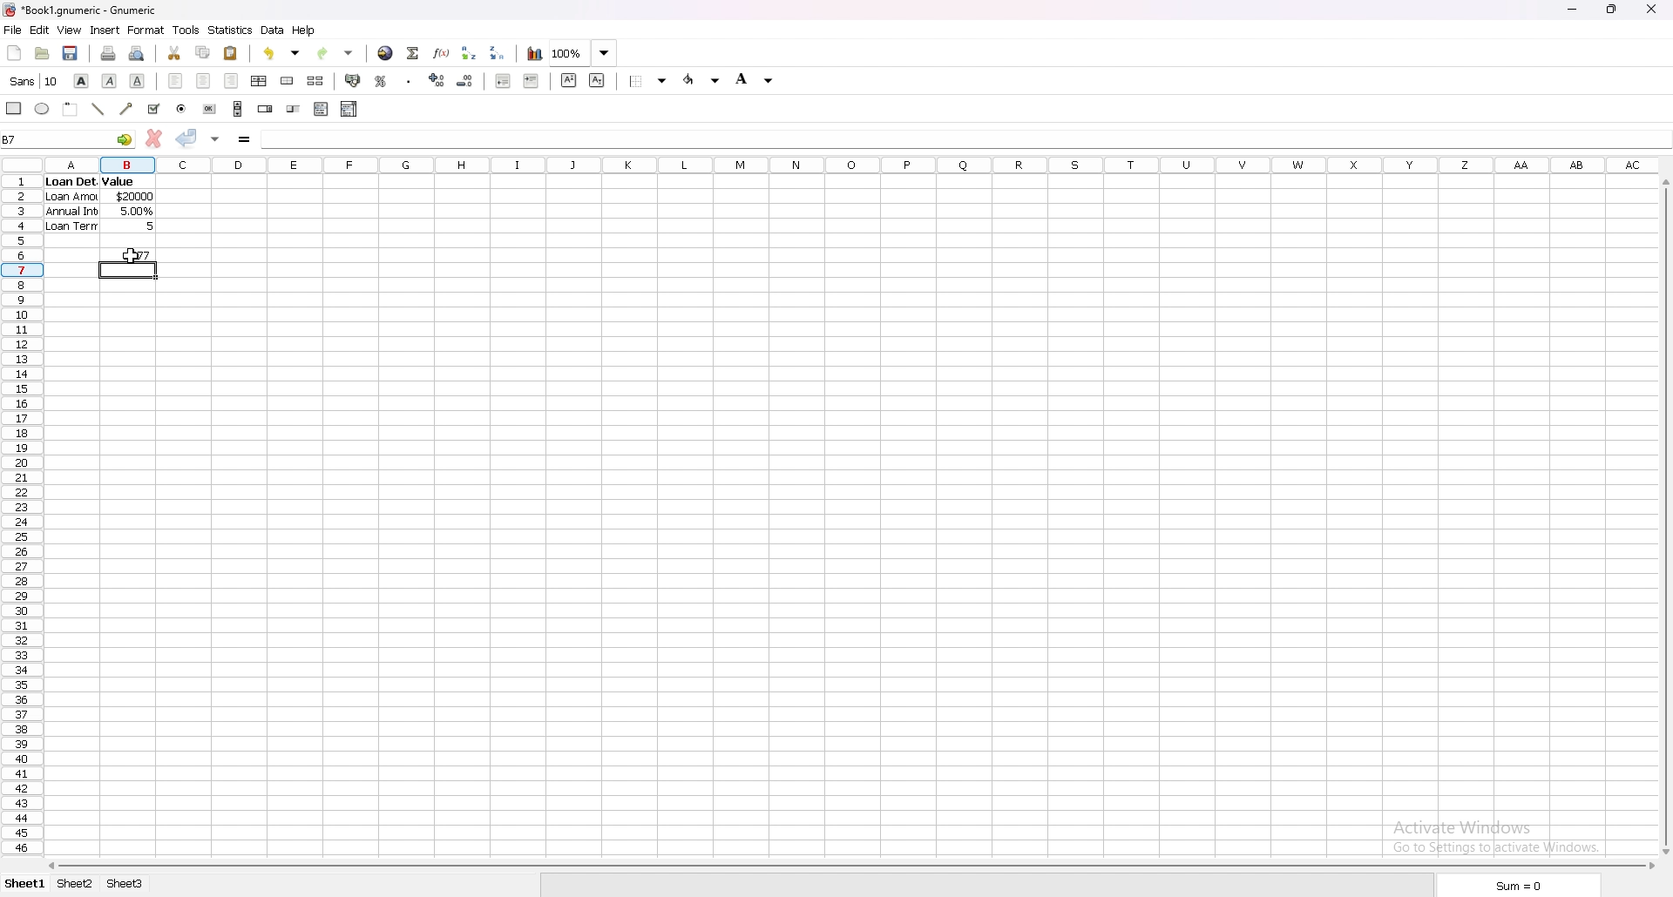 The width and height of the screenshot is (1673, 897). I want to click on formula, so click(244, 140).